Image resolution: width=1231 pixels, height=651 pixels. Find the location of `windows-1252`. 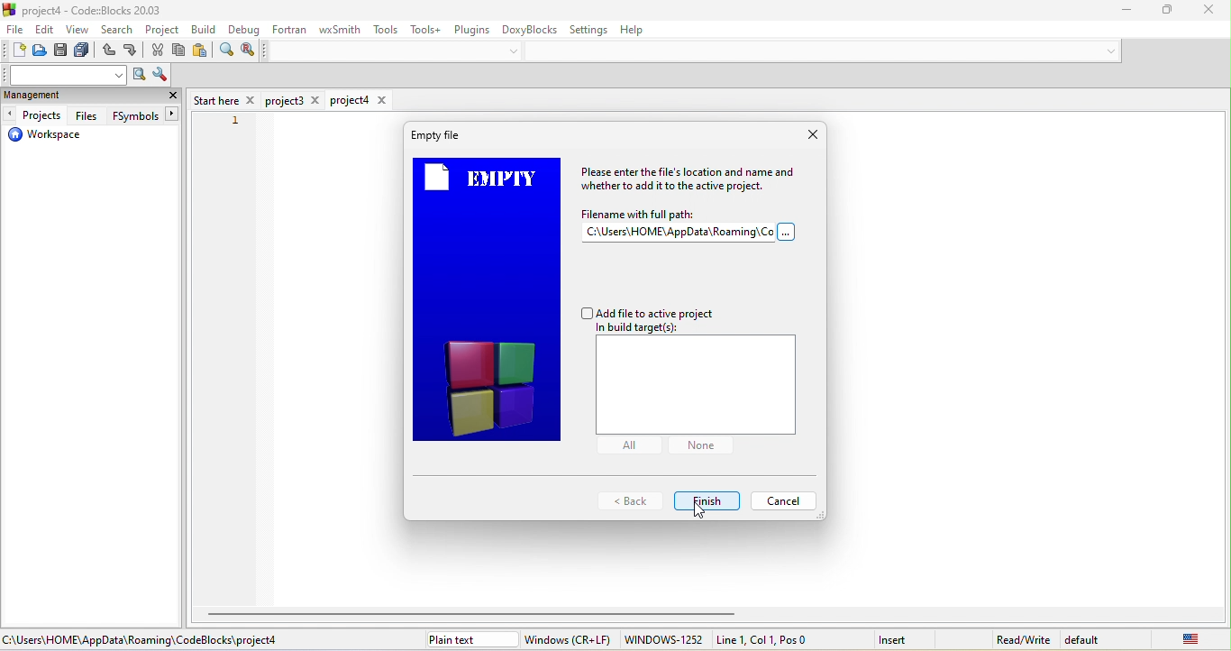

windows-1252 is located at coordinates (663, 640).